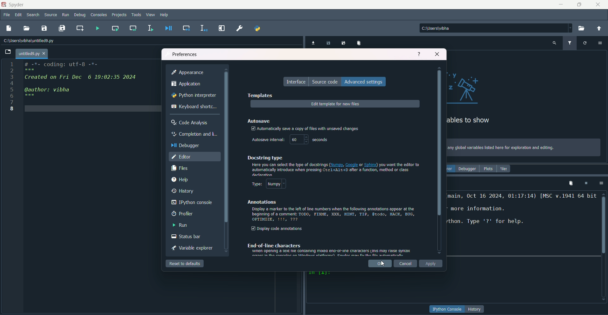 The image size is (608, 315). Describe the element at coordinates (164, 15) in the screenshot. I see `help` at that location.